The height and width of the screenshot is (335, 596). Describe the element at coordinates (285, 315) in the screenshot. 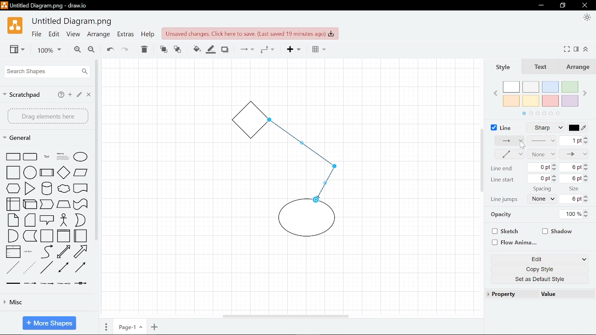

I see `horizontal scrolling bar` at that location.